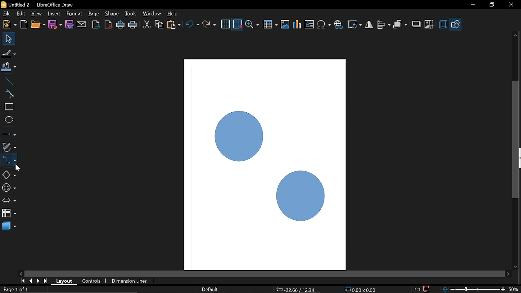 The width and height of the screenshot is (521, 293). Describe the element at coordinates (510, 5) in the screenshot. I see `Close` at that location.